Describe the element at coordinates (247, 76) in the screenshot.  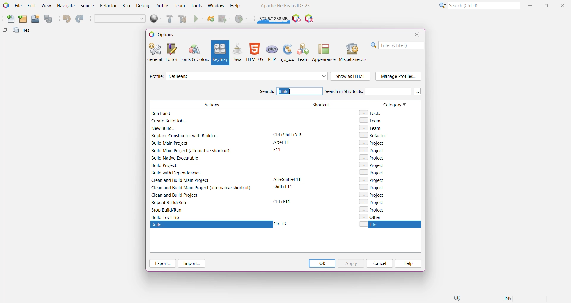
I see `Select required profile from the list` at that location.